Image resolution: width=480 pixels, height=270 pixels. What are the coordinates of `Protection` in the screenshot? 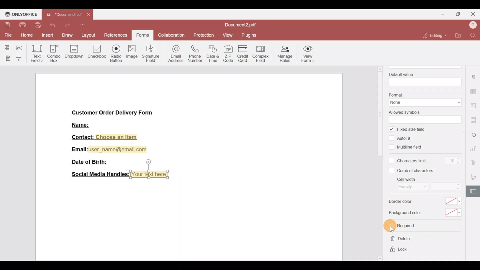 It's located at (202, 35).